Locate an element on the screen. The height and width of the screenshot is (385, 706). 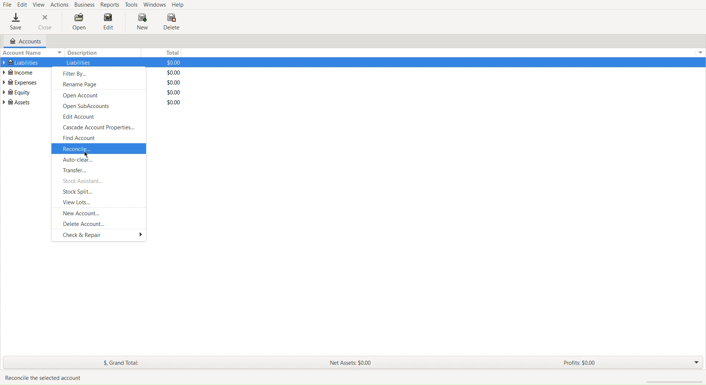
Edit Account is located at coordinates (99, 118).